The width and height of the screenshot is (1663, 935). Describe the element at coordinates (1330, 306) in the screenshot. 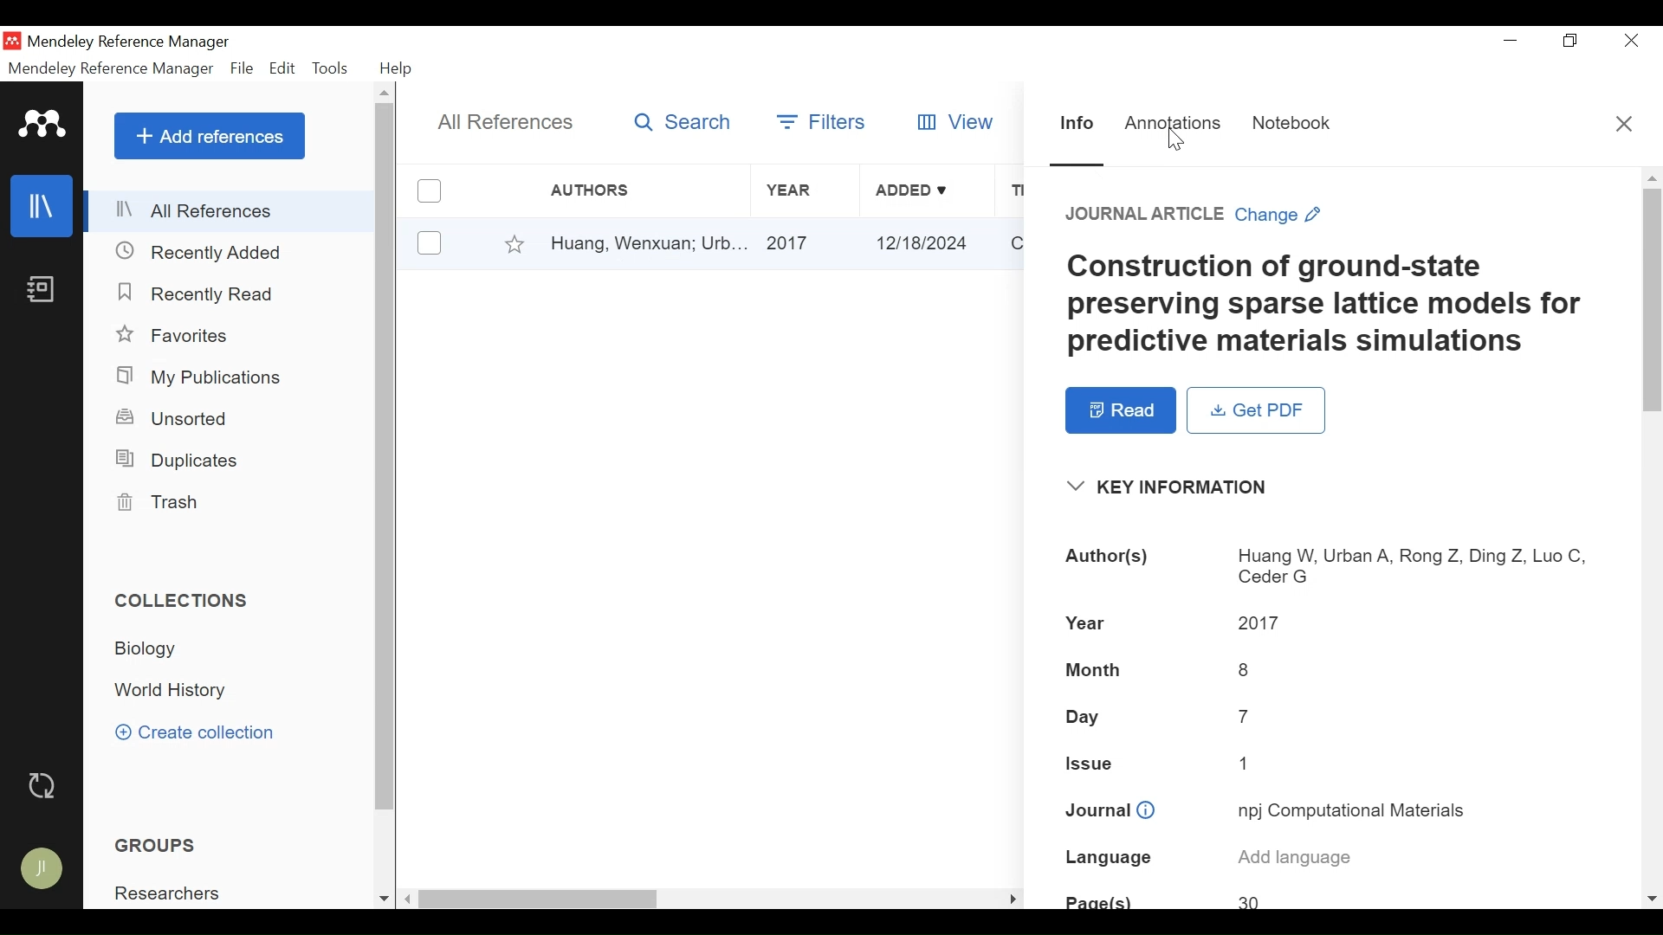

I see `construction of ground-state preserving sparse lattice models for predictive materials simulations` at that location.